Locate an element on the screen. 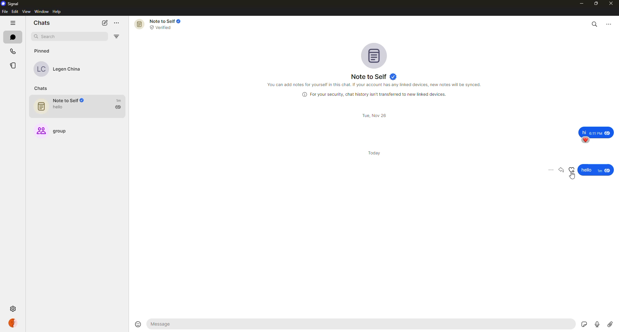 This screenshot has width=619, height=332. search is located at coordinates (595, 23).